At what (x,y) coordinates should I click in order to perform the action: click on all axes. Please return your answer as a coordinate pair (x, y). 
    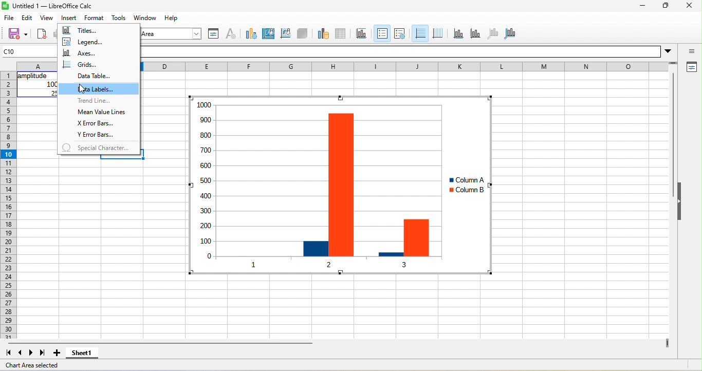
    Looking at the image, I should click on (510, 32).